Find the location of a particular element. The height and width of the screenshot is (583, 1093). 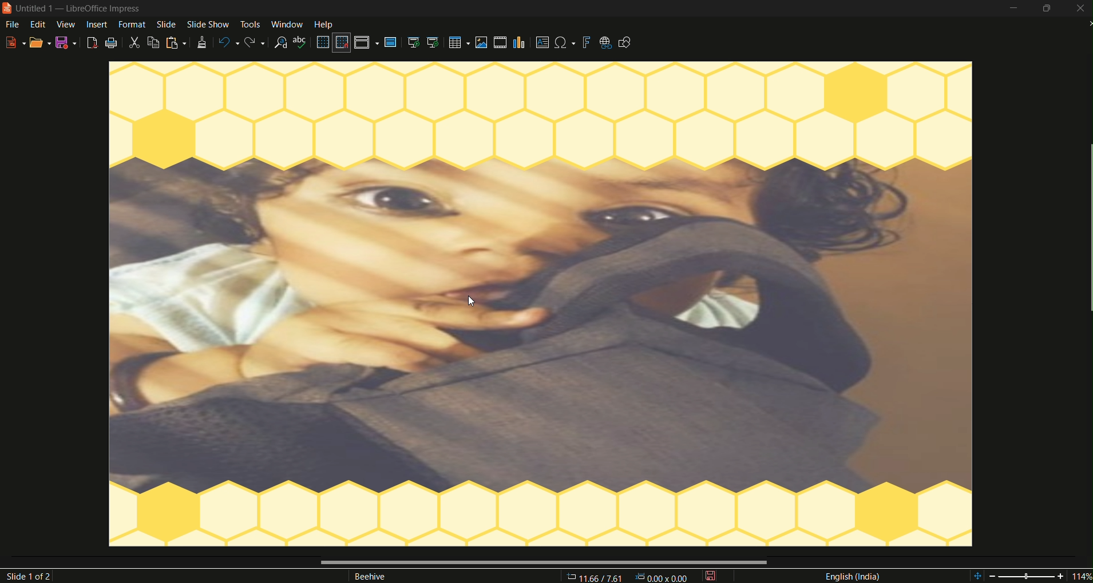

image is located at coordinates (539, 303).